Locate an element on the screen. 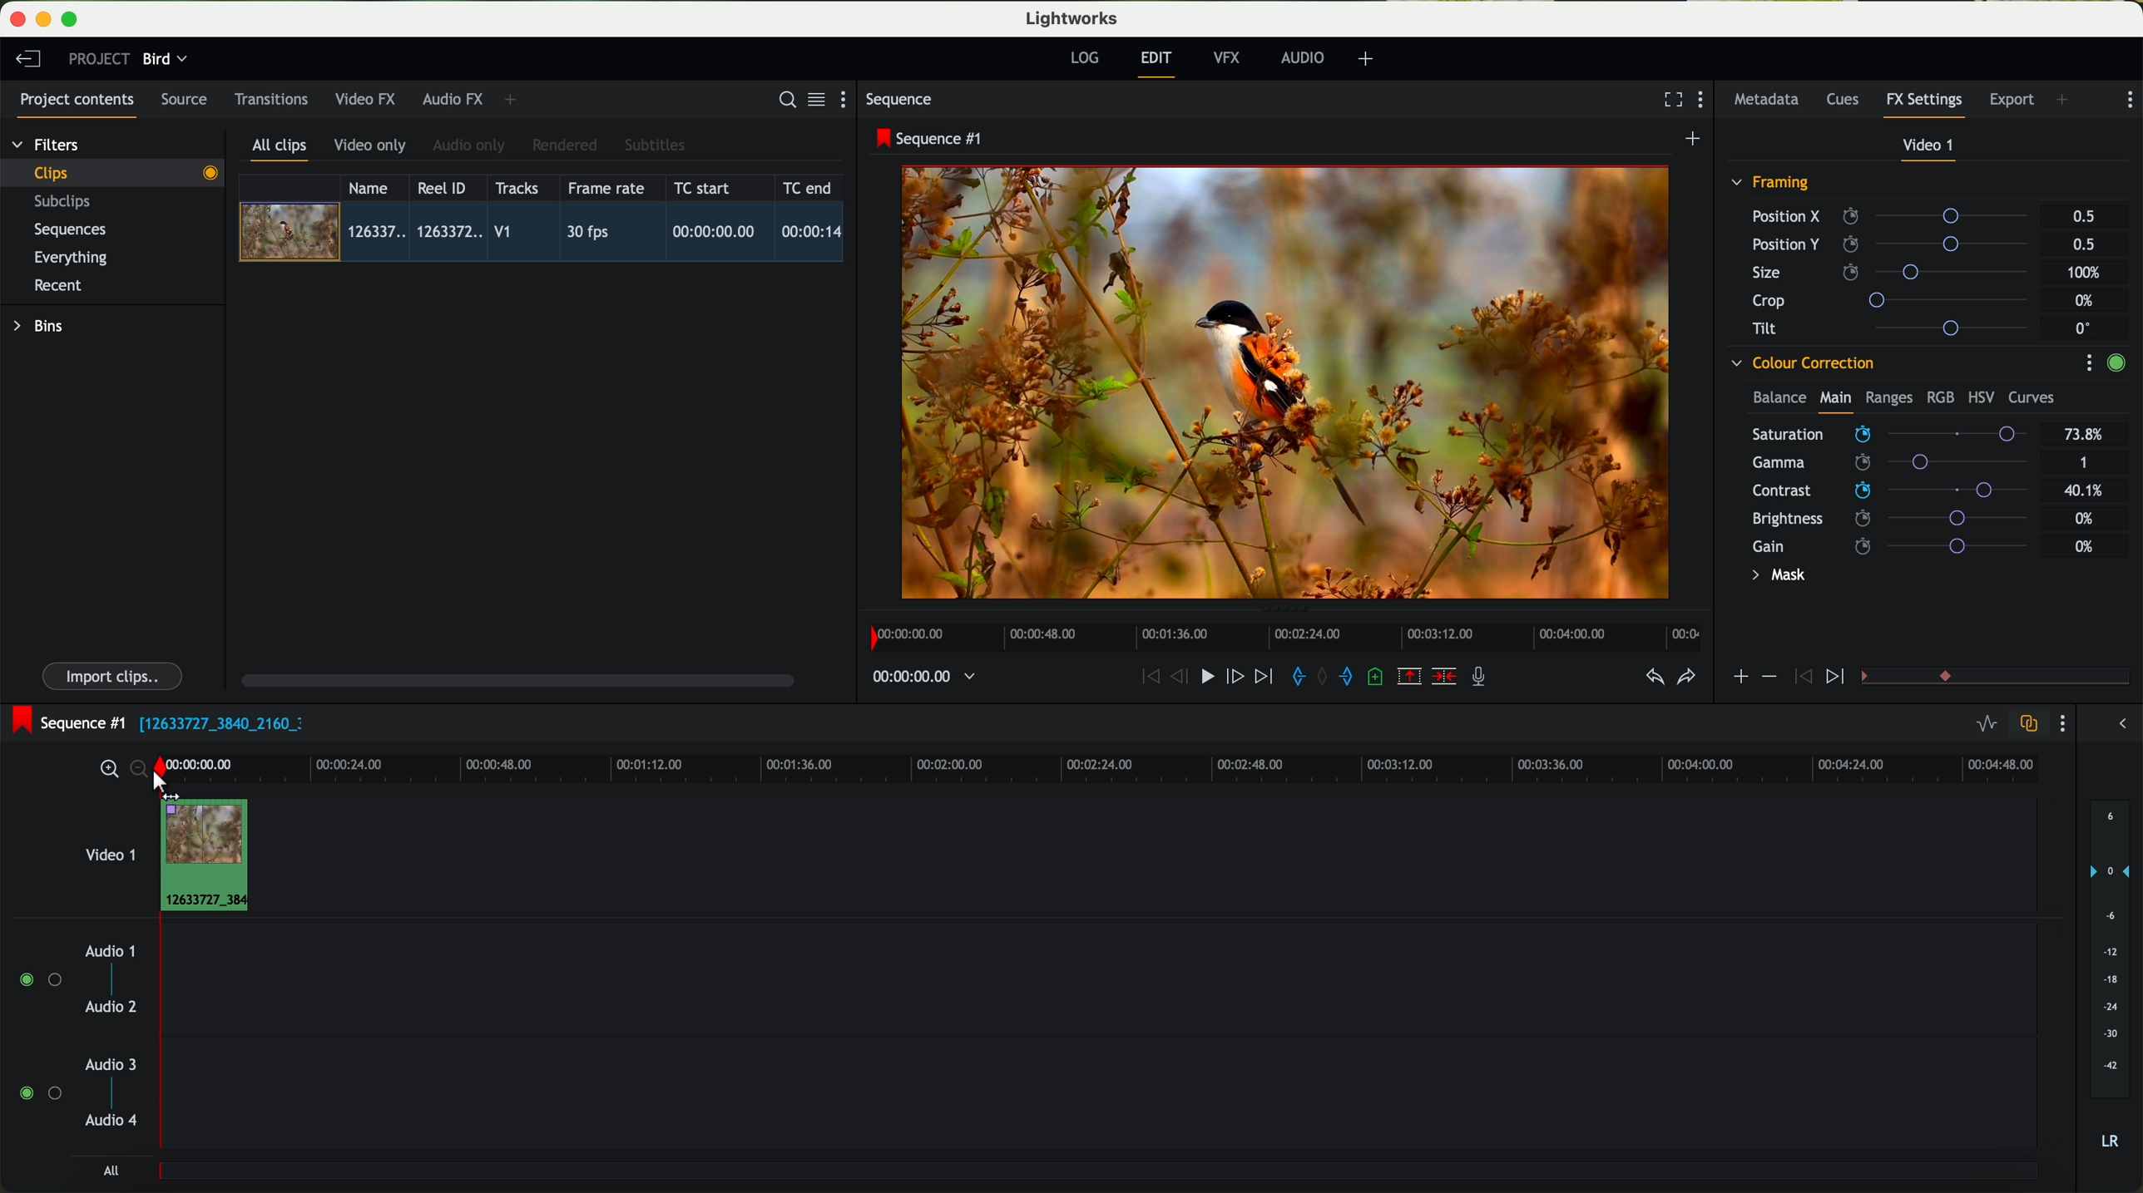 This screenshot has width=2143, height=1193. tilt is located at coordinates (1898, 328).